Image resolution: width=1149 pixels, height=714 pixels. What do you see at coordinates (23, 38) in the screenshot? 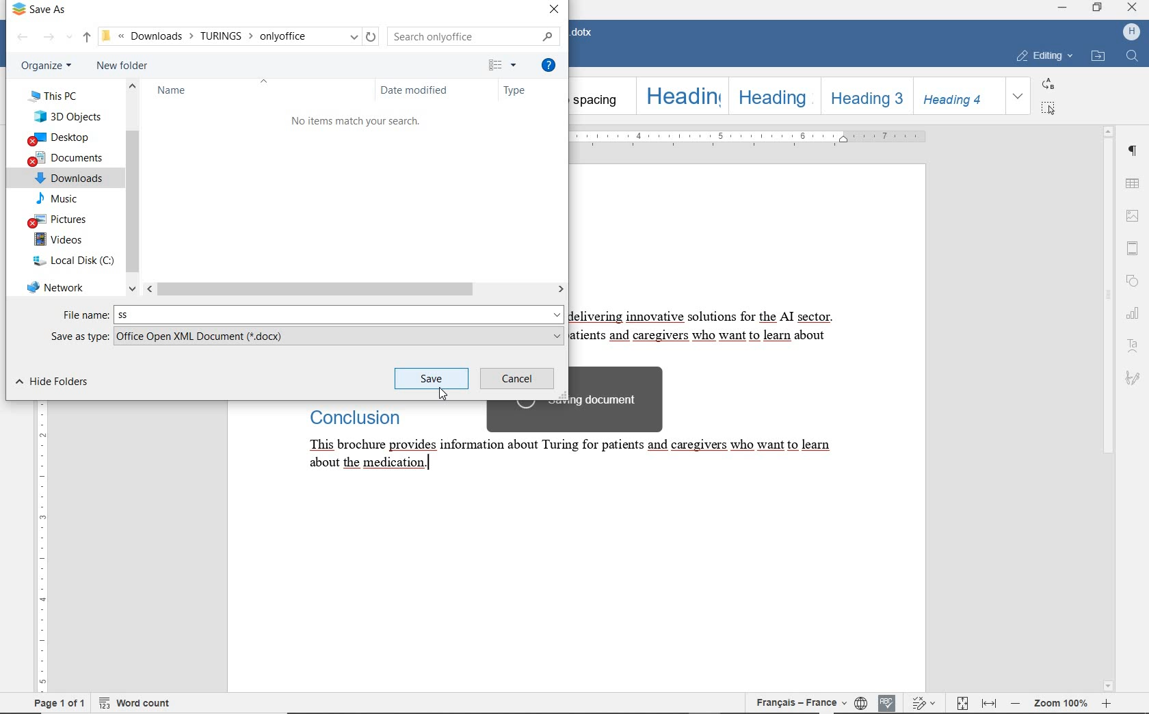
I see `BACK` at bounding box center [23, 38].